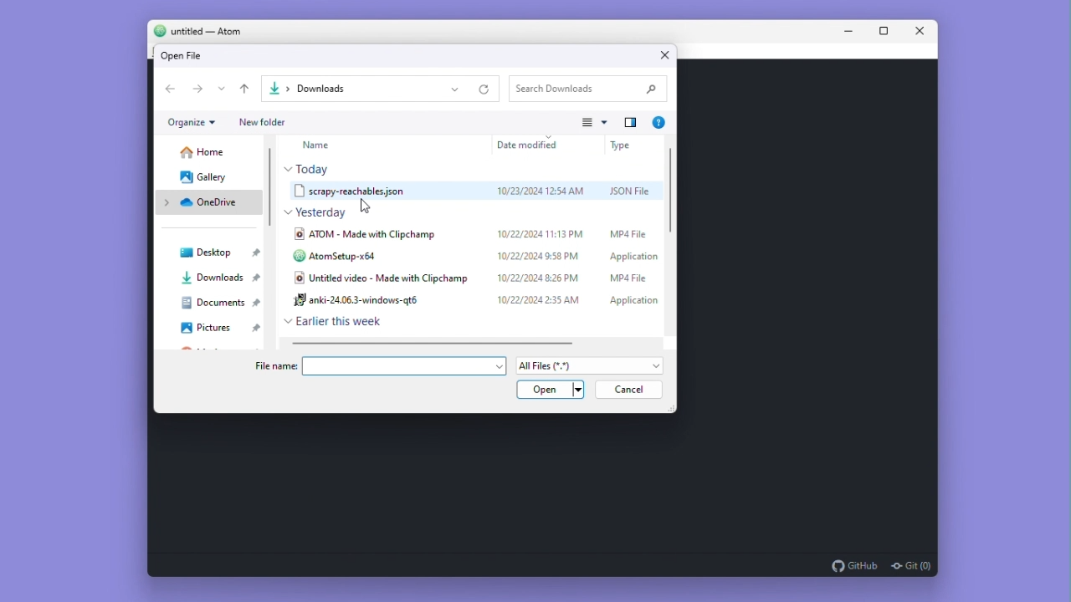 This screenshot has height=602, width=1071. I want to click on Close, so click(915, 32).